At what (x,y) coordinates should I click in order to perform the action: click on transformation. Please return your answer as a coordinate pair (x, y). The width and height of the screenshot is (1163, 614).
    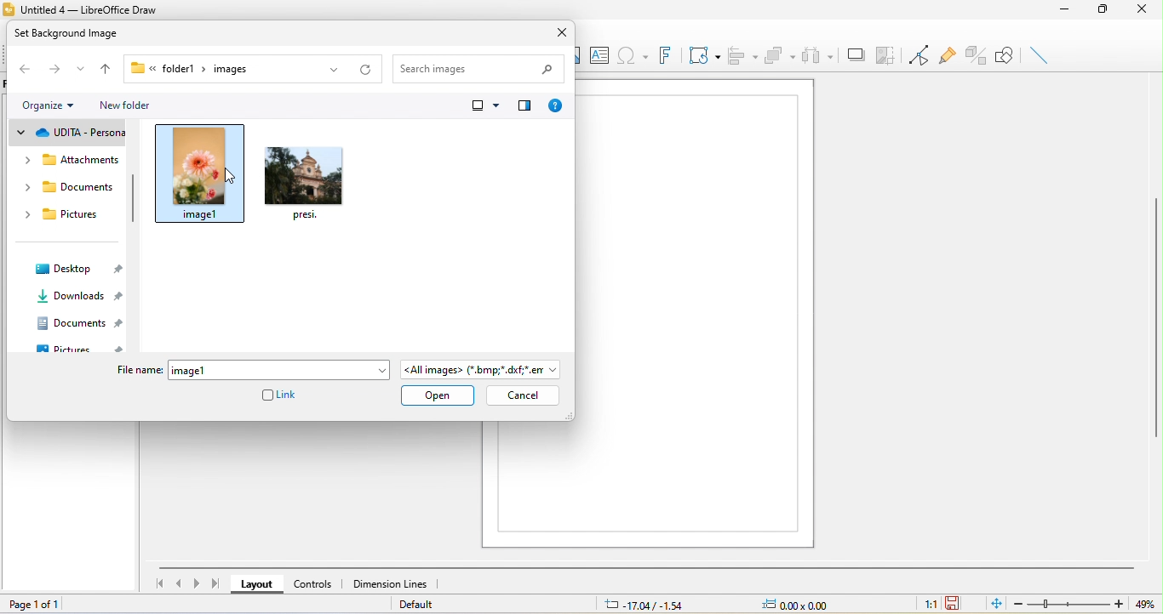
    Looking at the image, I should click on (706, 55).